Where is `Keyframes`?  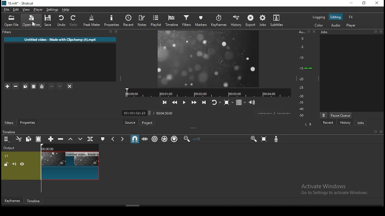 Keyframes is located at coordinates (12, 201).